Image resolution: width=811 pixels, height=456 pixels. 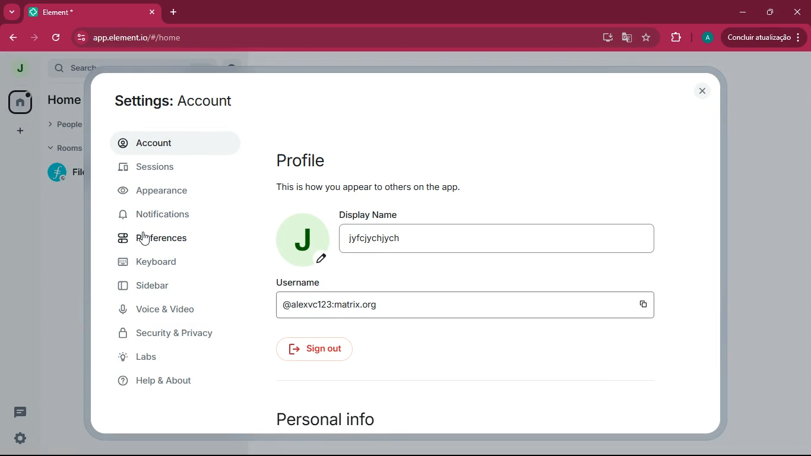 What do you see at coordinates (20, 438) in the screenshot?
I see `quick settings` at bounding box center [20, 438].